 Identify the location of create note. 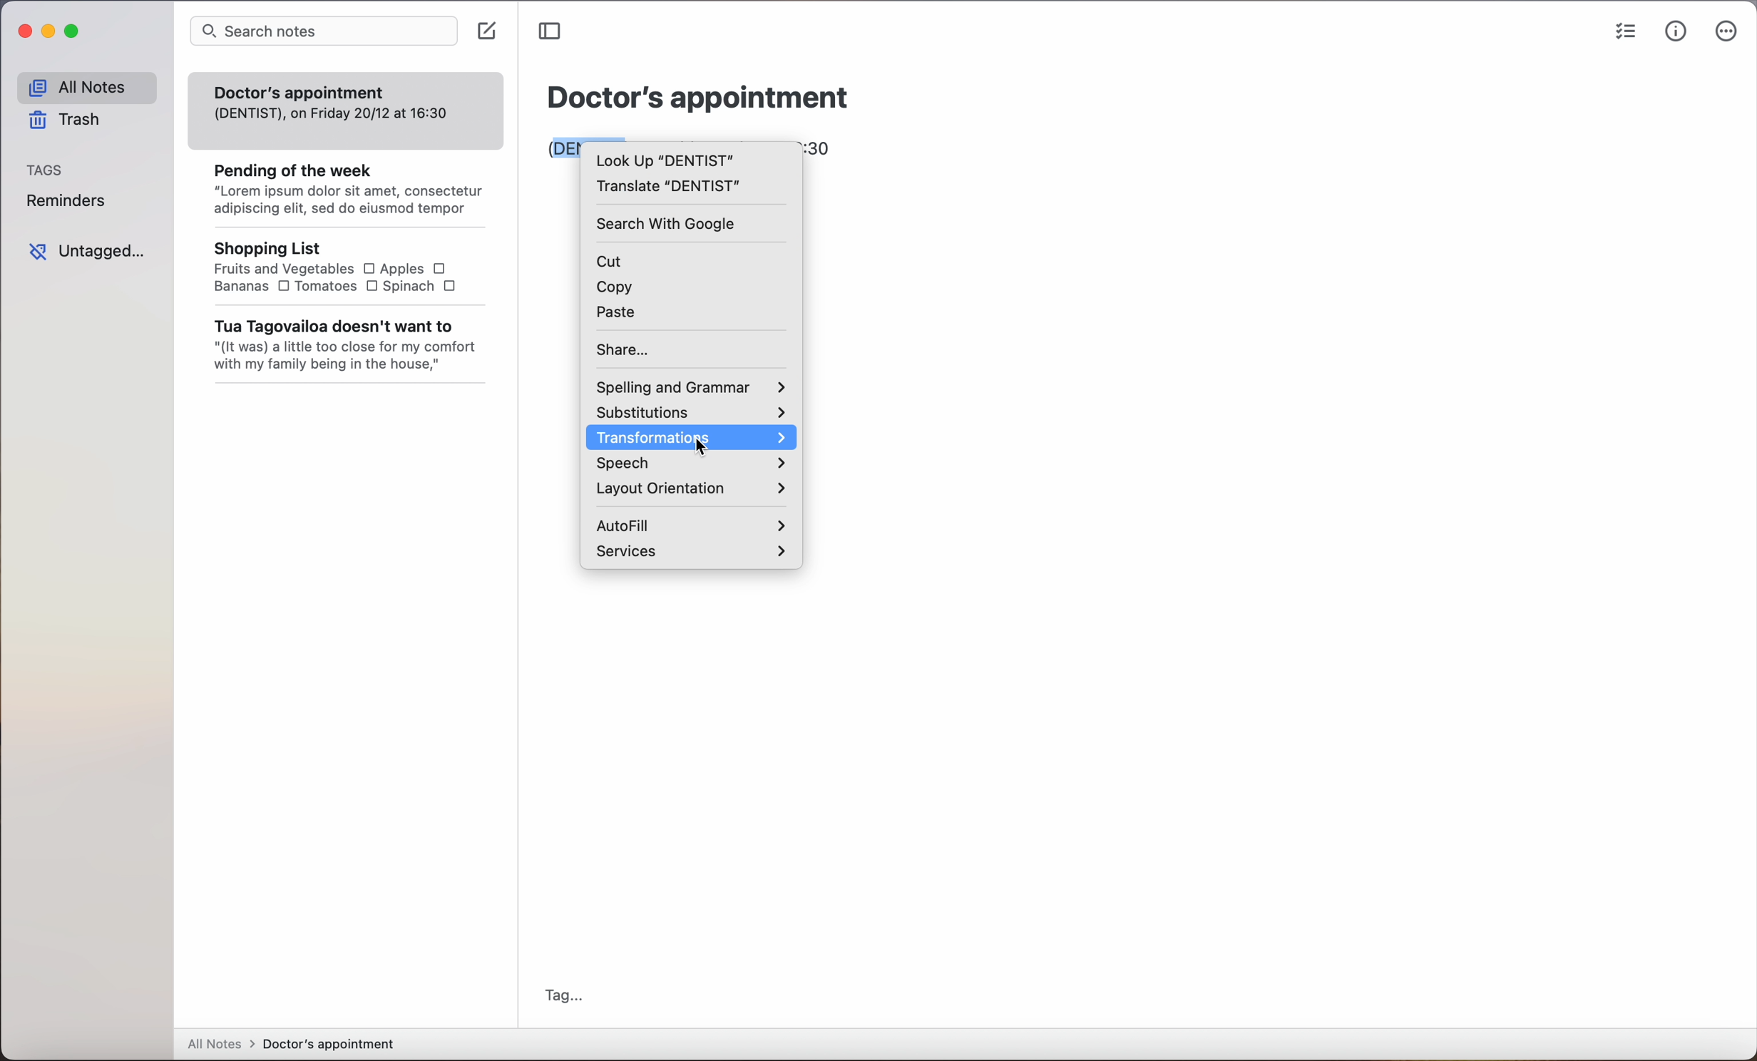
(491, 32).